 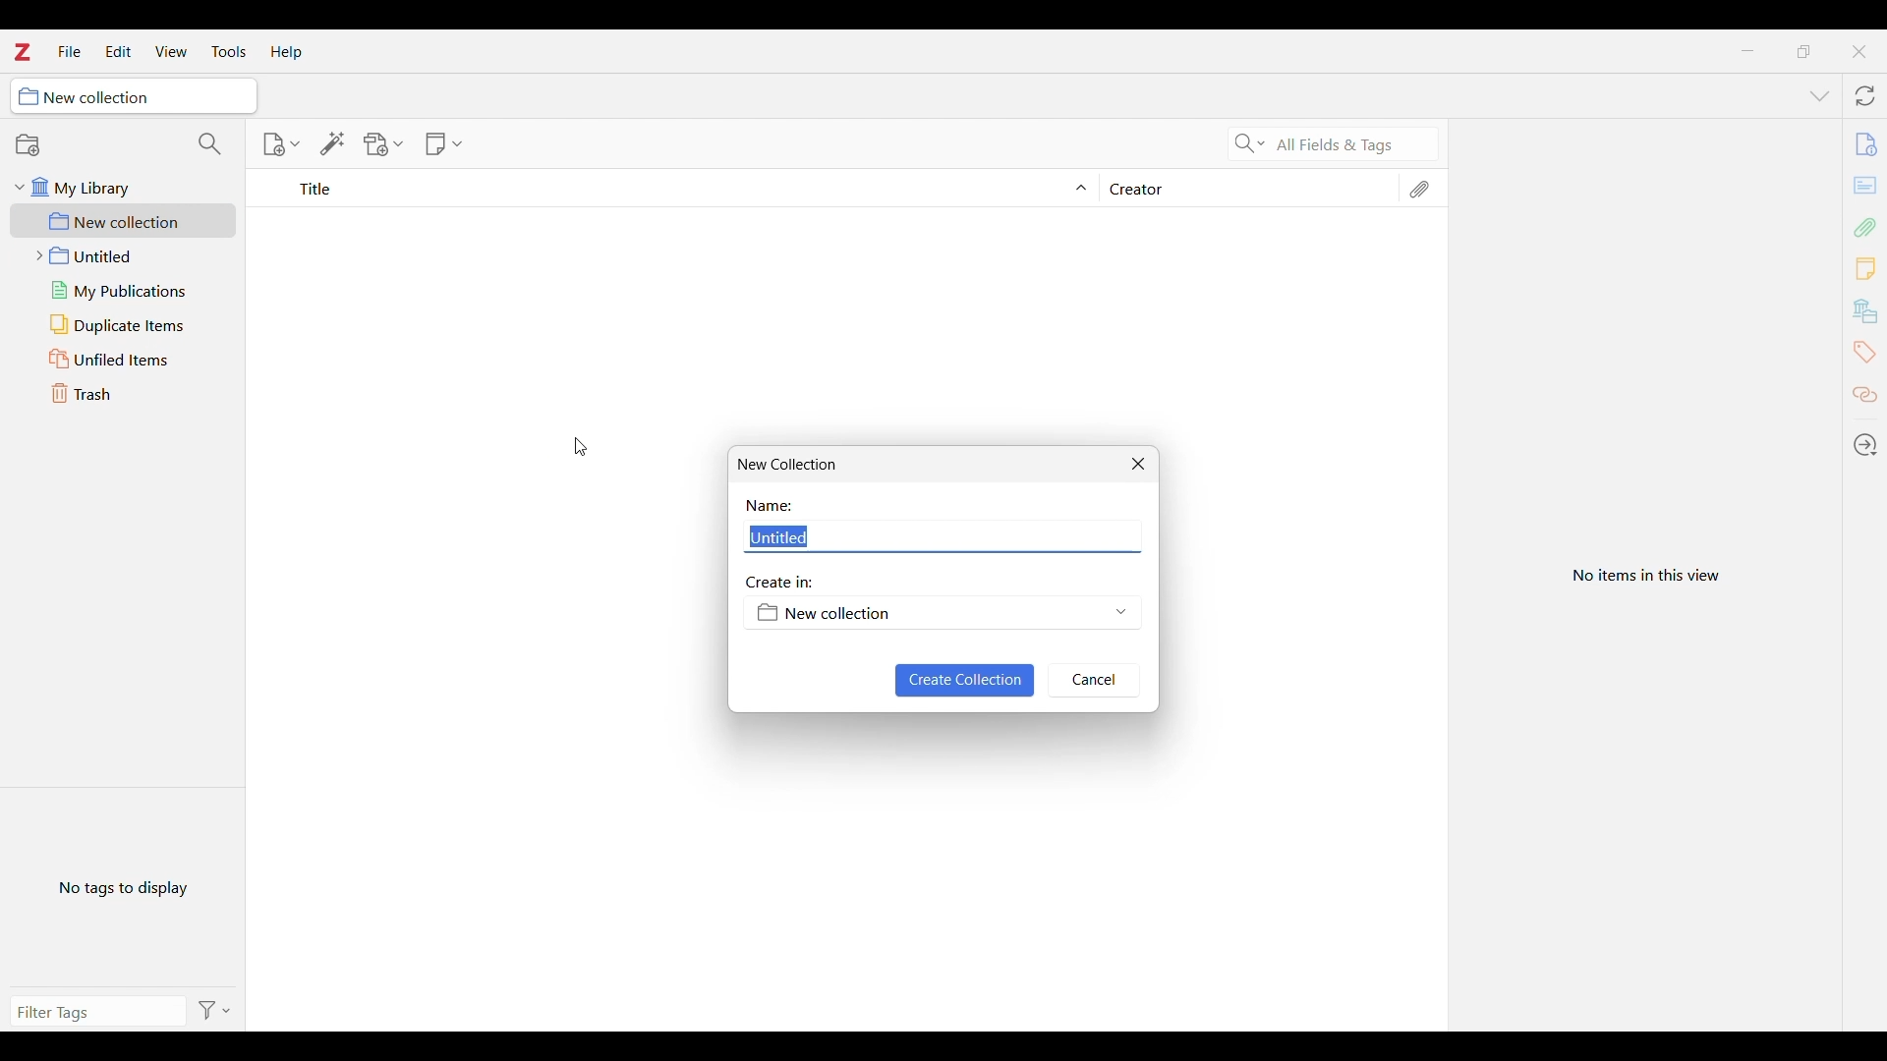 What do you see at coordinates (1746, 50) in the screenshot?
I see `Minimize` at bounding box center [1746, 50].